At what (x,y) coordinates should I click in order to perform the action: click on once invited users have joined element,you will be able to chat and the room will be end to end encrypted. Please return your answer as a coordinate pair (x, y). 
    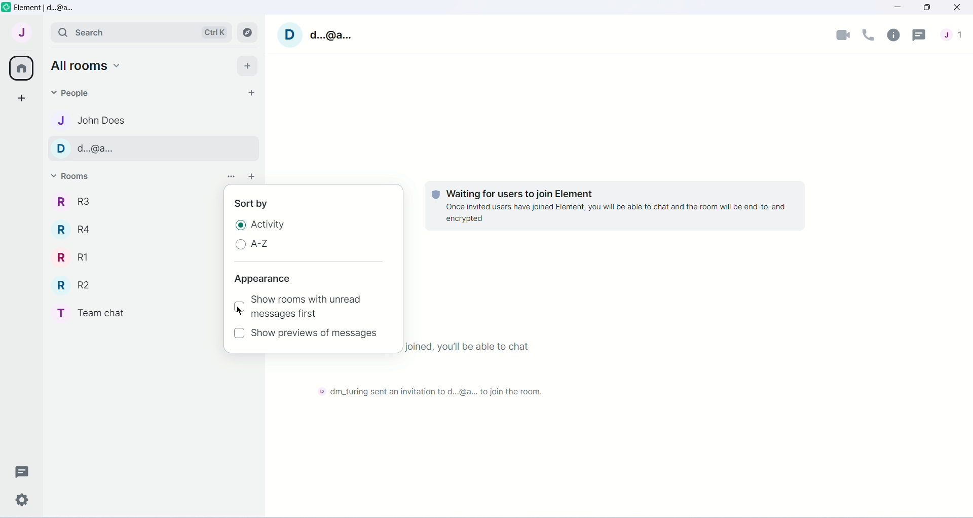
    Looking at the image, I should click on (616, 213).